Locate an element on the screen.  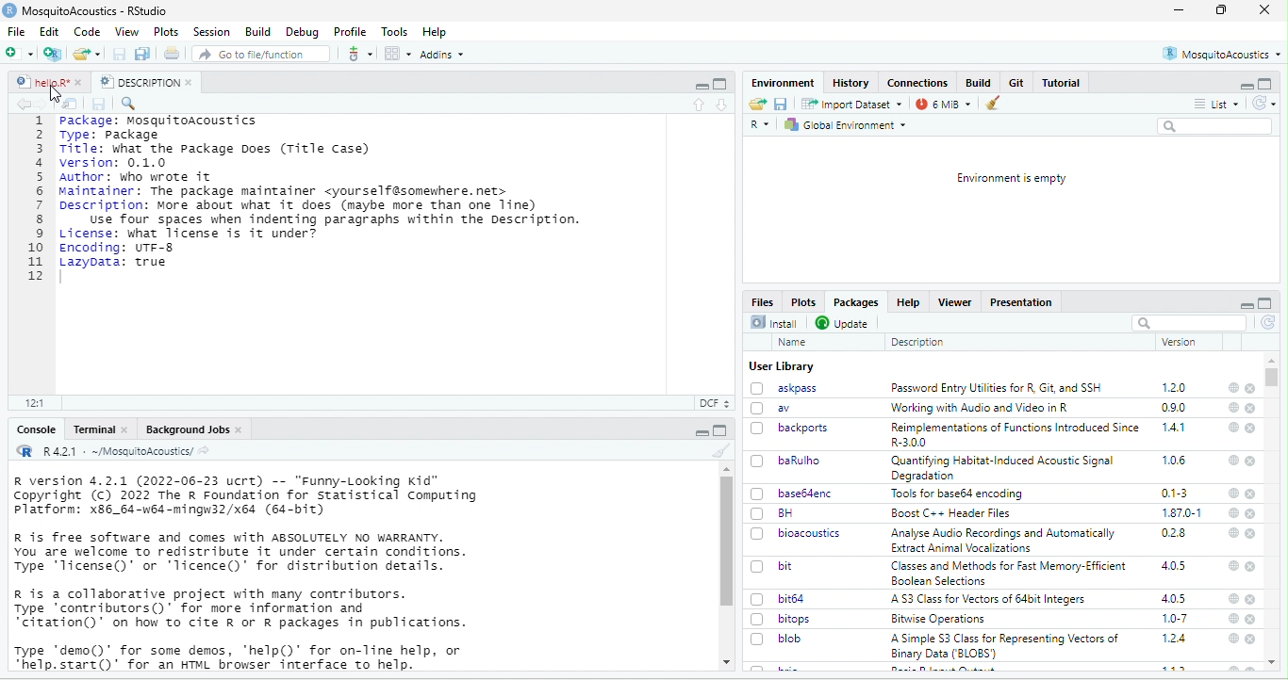
backports is located at coordinates (792, 428).